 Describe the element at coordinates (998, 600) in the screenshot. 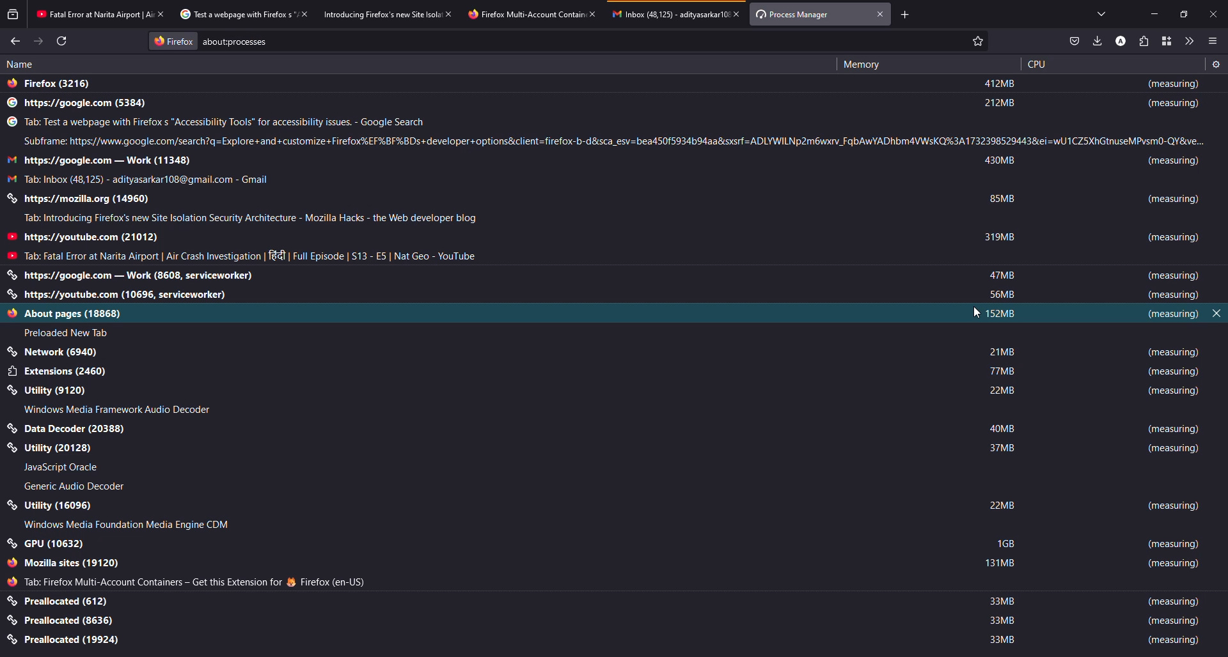

I see `33 mb` at that location.